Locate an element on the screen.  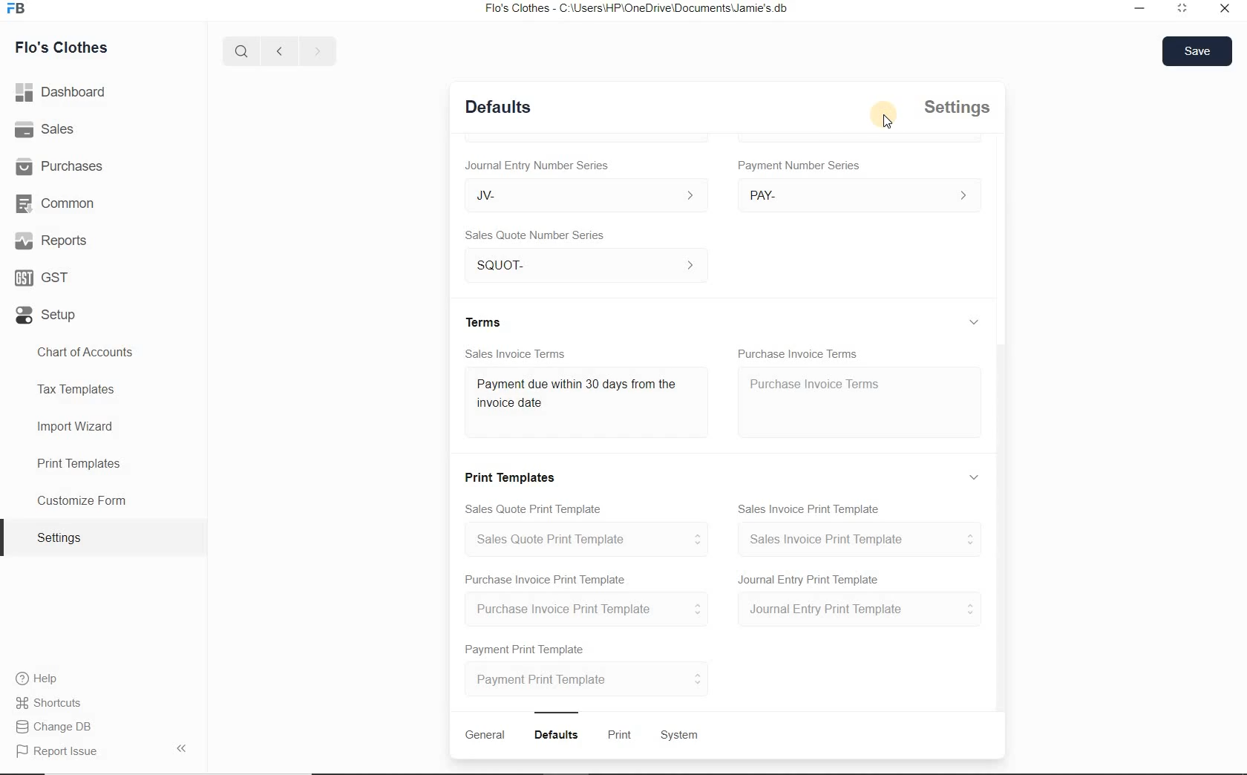
General is located at coordinates (485, 734).